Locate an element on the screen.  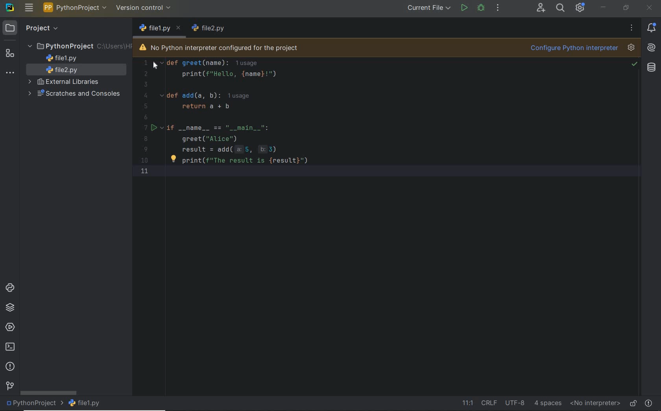
code with me is located at coordinates (541, 9).